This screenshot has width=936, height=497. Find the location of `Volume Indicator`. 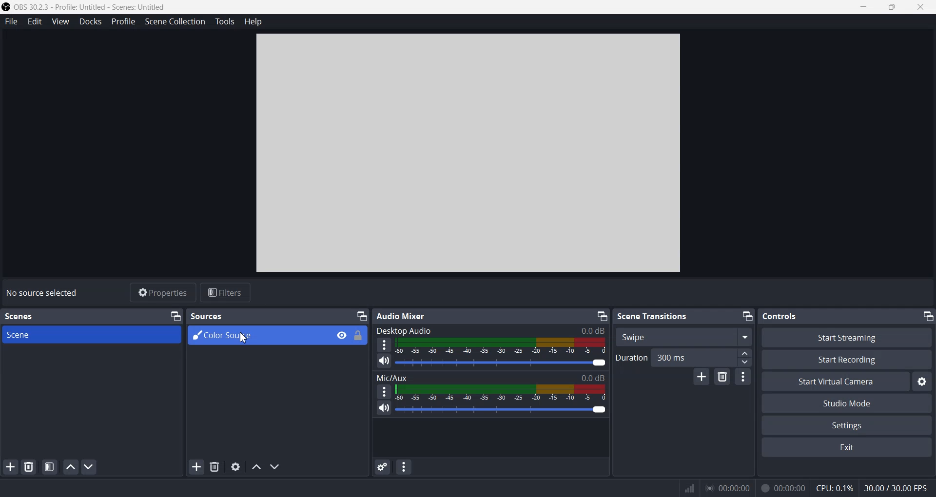

Volume Indicator is located at coordinates (502, 392).